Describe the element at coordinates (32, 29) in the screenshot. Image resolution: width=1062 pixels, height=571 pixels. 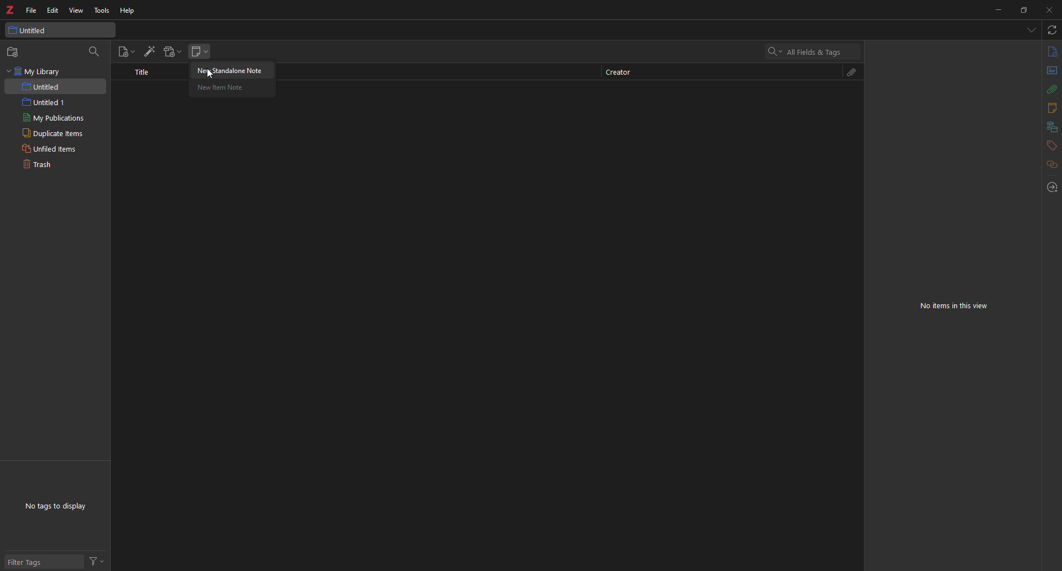
I see `untitled` at that location.